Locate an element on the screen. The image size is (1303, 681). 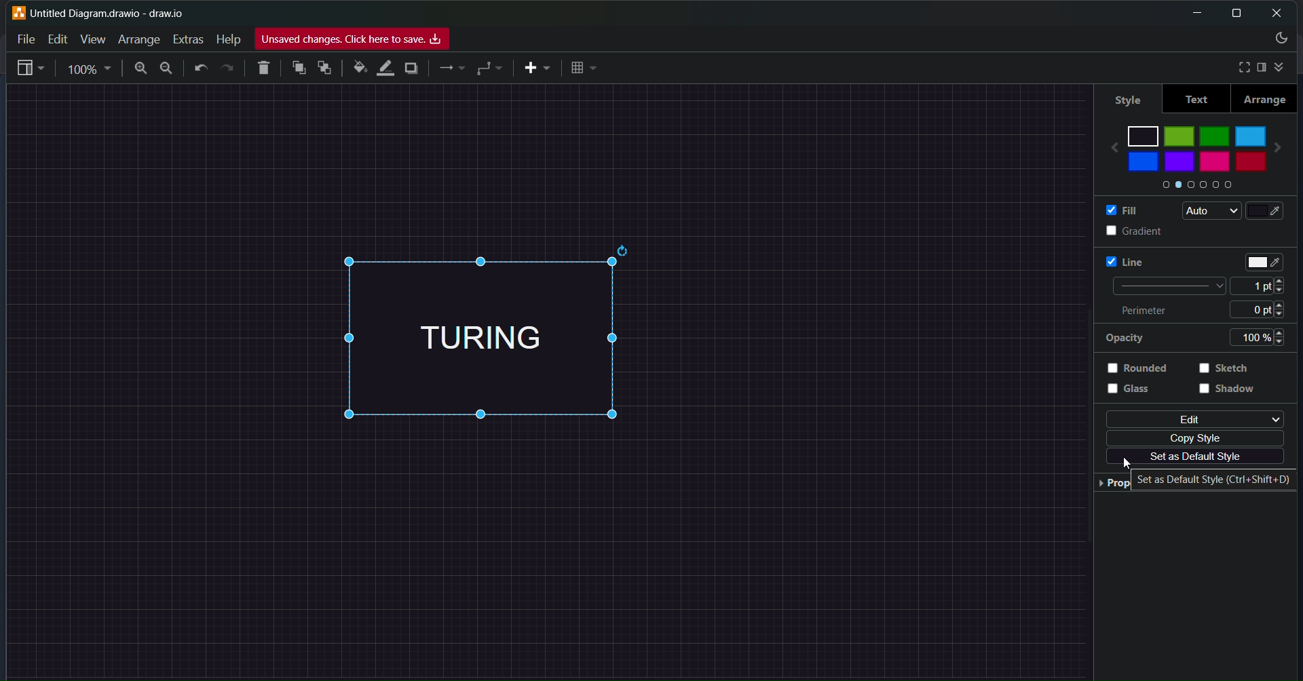
theme is located at coordinates (1280, 40).